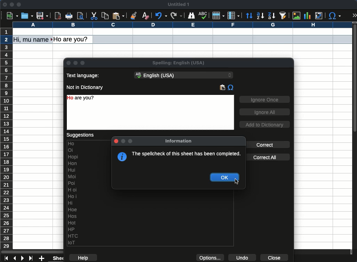 Image resolution: width=357 pixels, height=262 pixels. What do you see at coordinates (32, 259) in the screenshot?
I see `last sheet` at bounding box center [32, 259].